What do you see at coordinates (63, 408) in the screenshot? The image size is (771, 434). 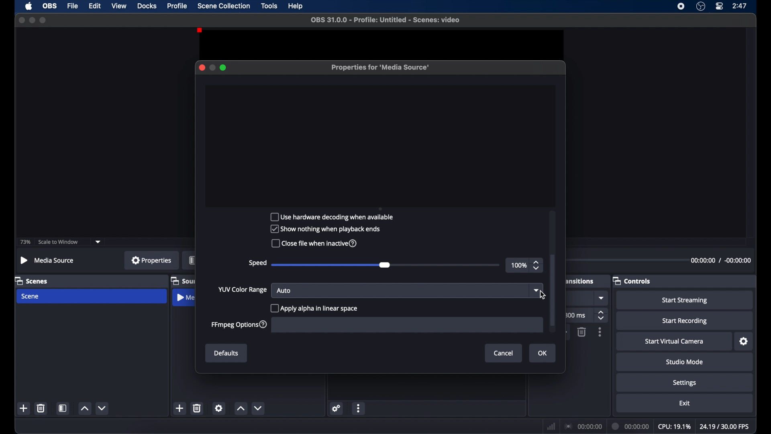 I see `scene filters` at bounding box center [63, 408].